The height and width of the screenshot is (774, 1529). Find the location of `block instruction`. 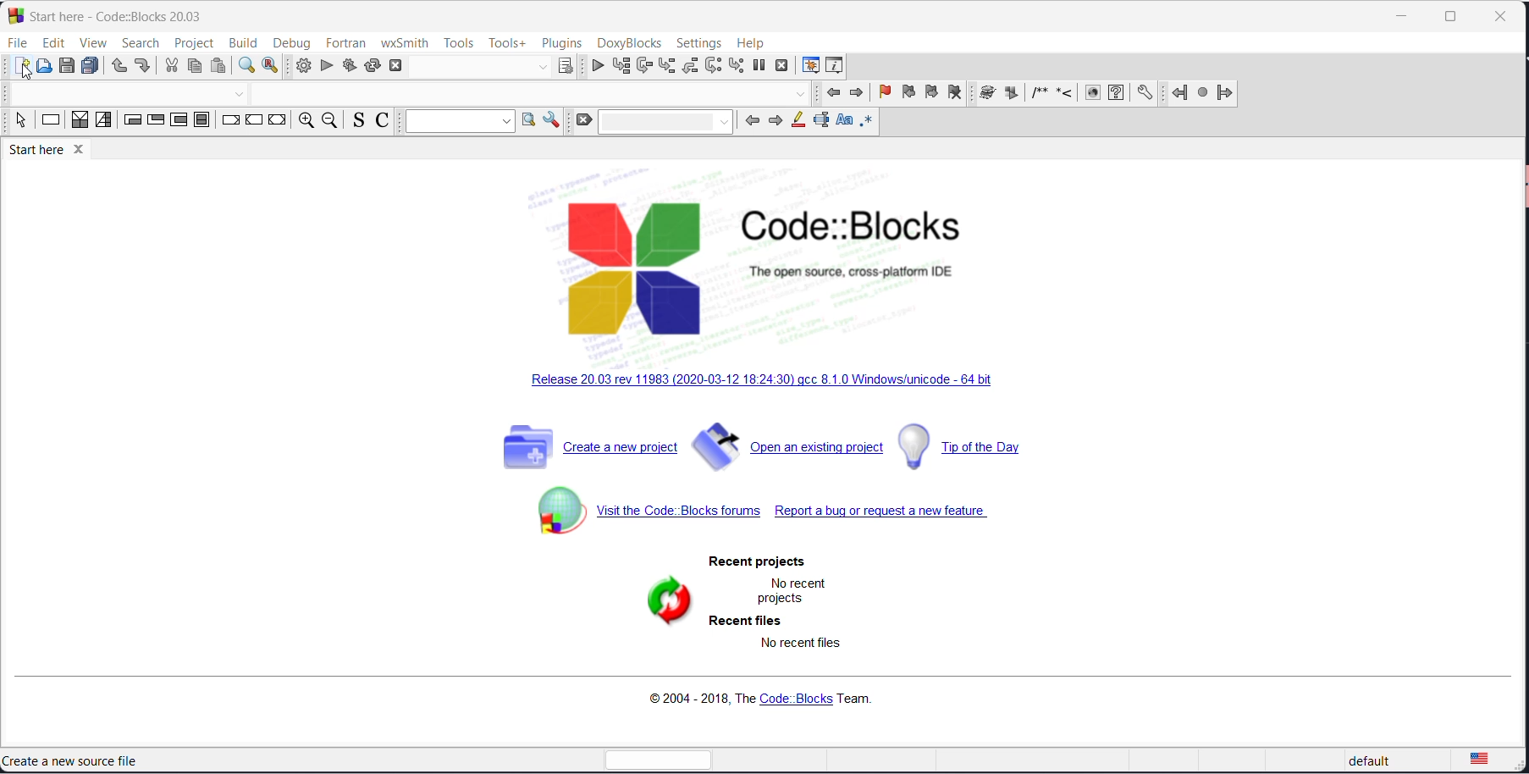

block instruction is located at coordinates (204, 122).